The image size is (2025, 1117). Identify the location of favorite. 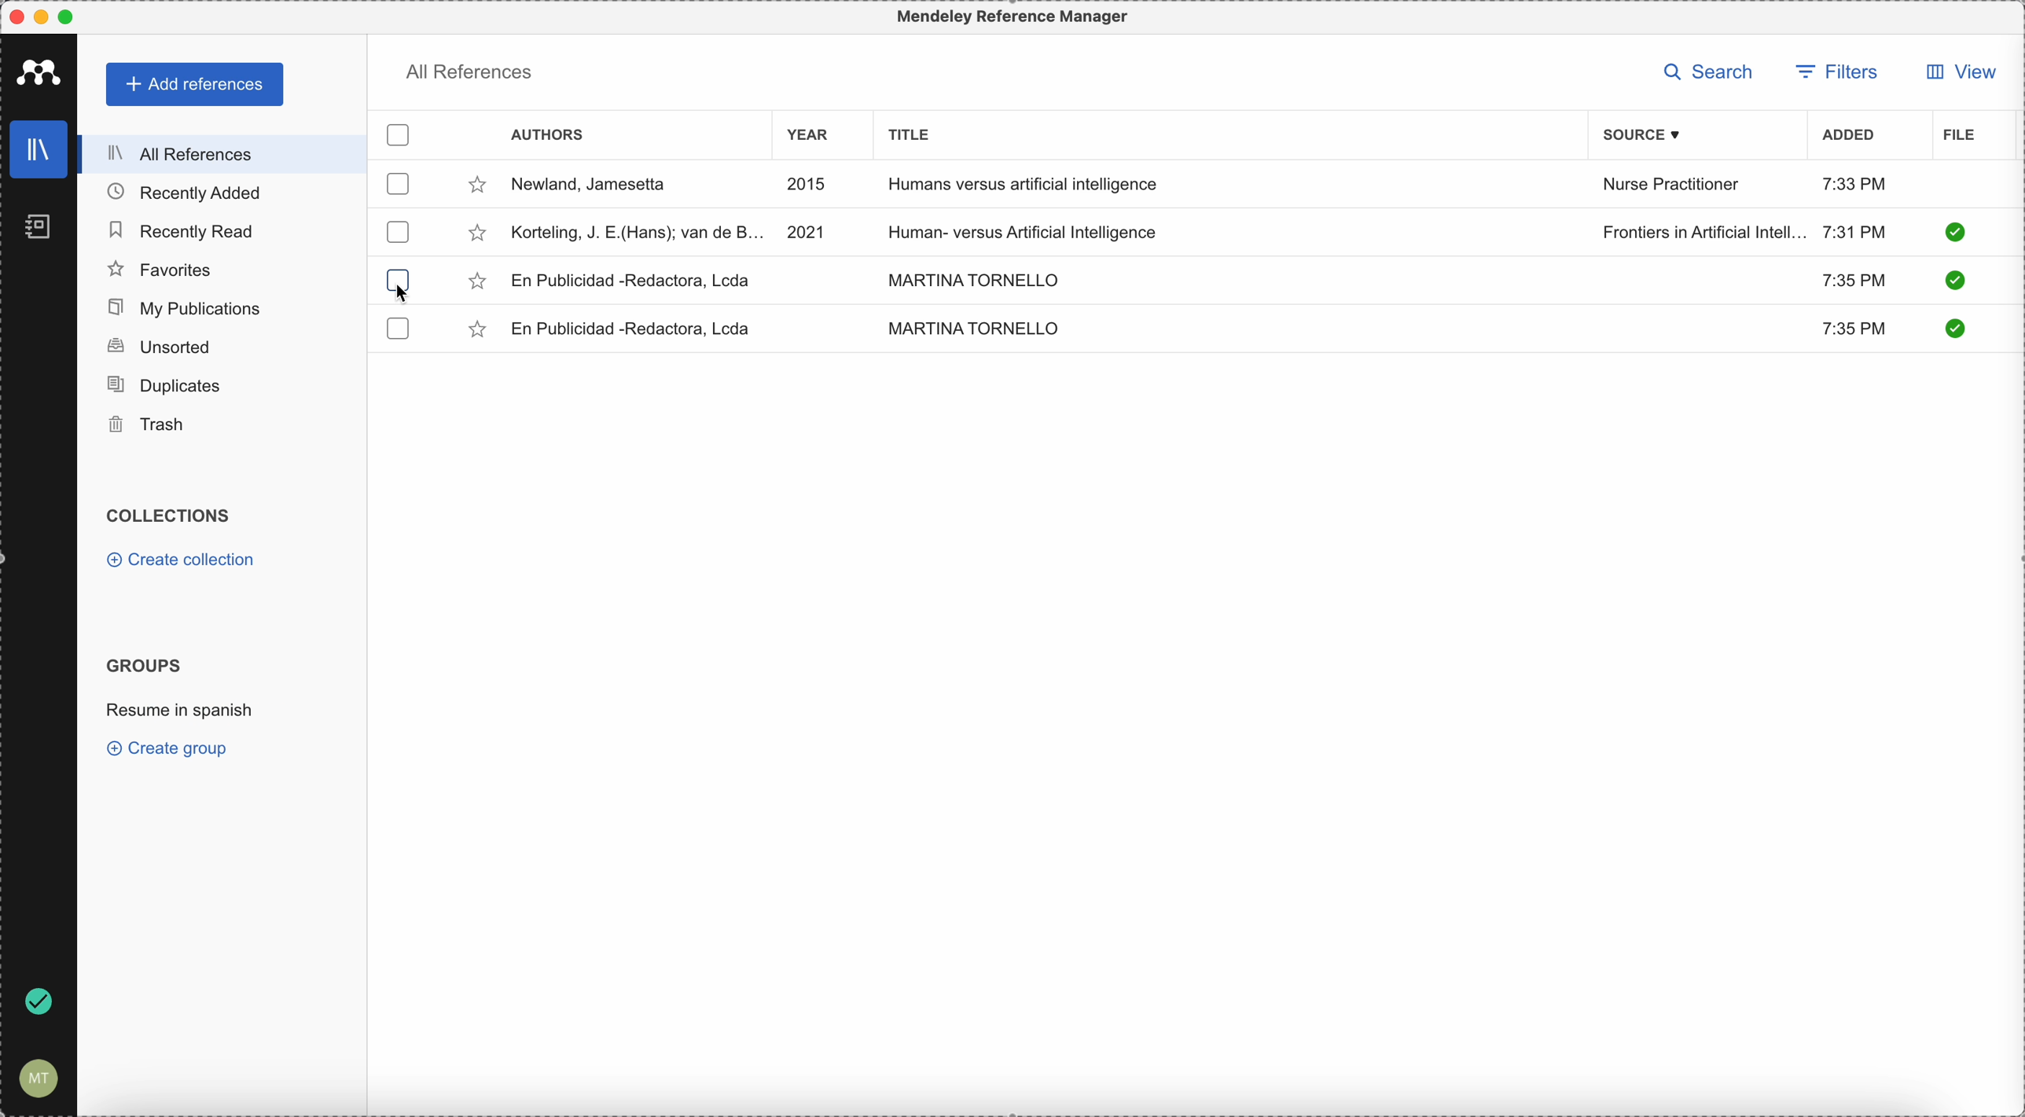
(477, 236).